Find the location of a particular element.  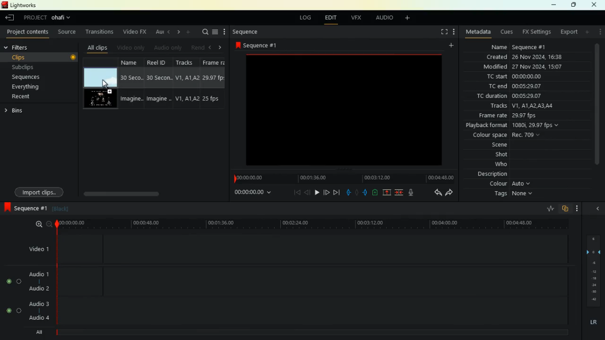

import clips is located at coordinates (37, 192).